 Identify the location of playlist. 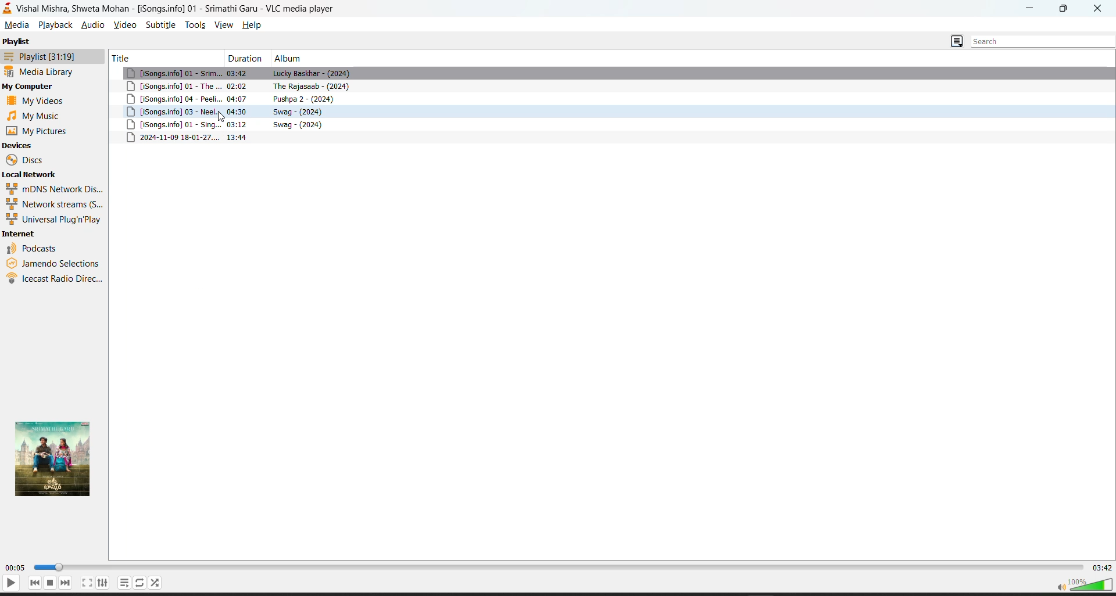
(38, 55).